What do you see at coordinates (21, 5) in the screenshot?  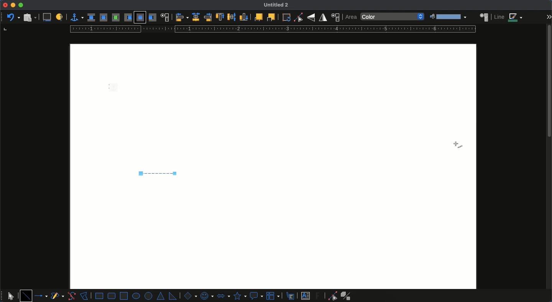 I see `maximize` at bounding box center [21, 5].